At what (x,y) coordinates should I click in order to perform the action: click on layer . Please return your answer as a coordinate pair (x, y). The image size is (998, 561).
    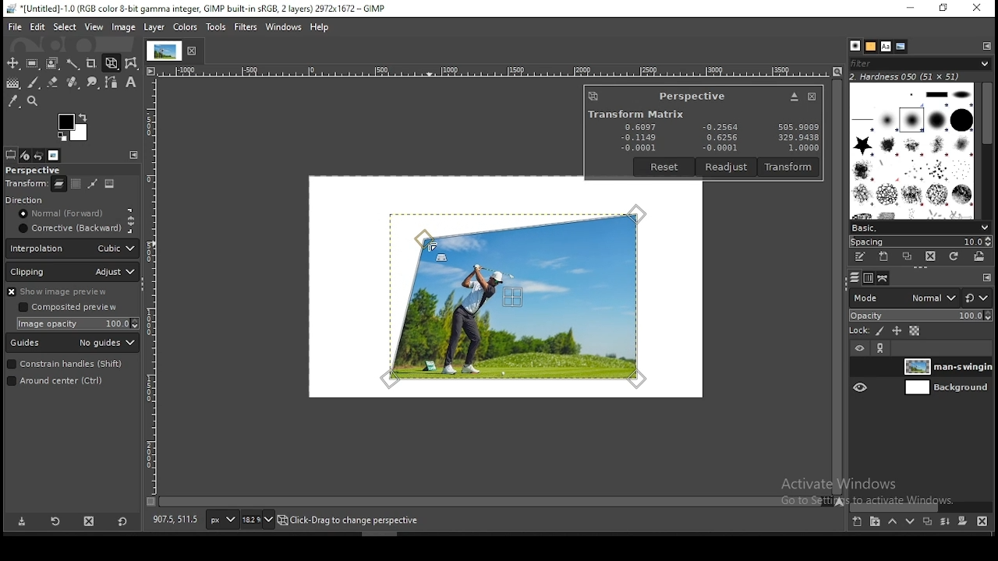
    Looking at the image, I should click on (945, 388).